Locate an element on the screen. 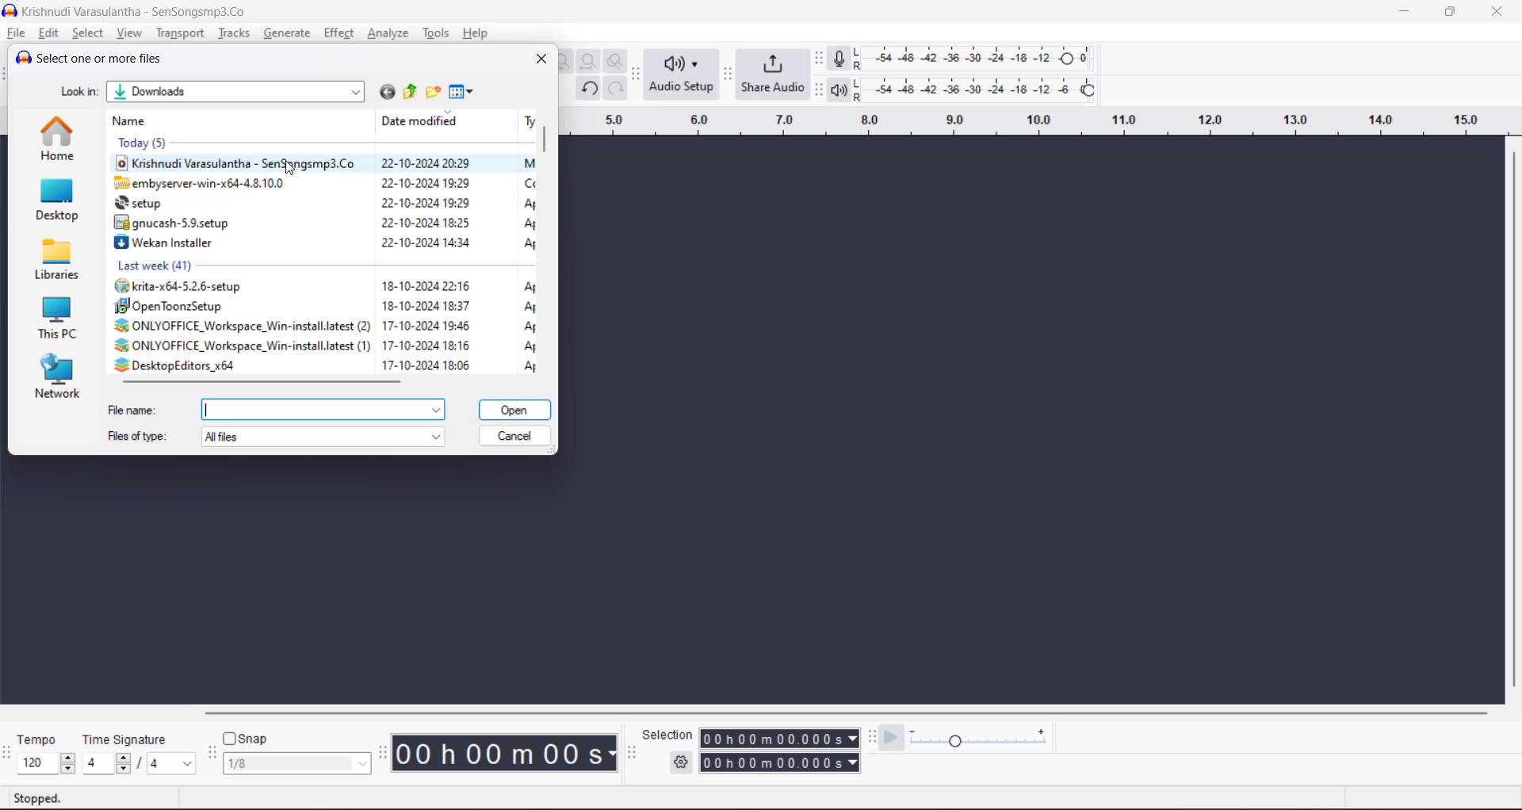  beats per measure is located at coordinates (139, 762).